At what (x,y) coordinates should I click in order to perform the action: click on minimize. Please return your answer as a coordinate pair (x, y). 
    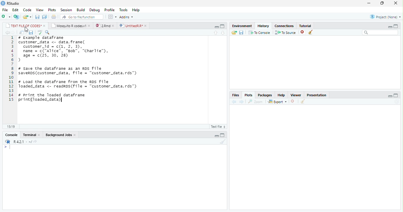
    Looking at the image, I should click on (390, 27).